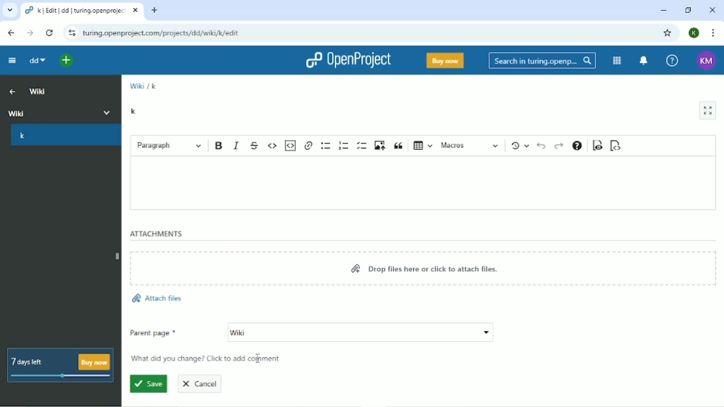 Image resolution: width=724 pixels, height=407 pixels. Describe the element at coordinates (154, 86) in the screenshot. I see `k` at that location.